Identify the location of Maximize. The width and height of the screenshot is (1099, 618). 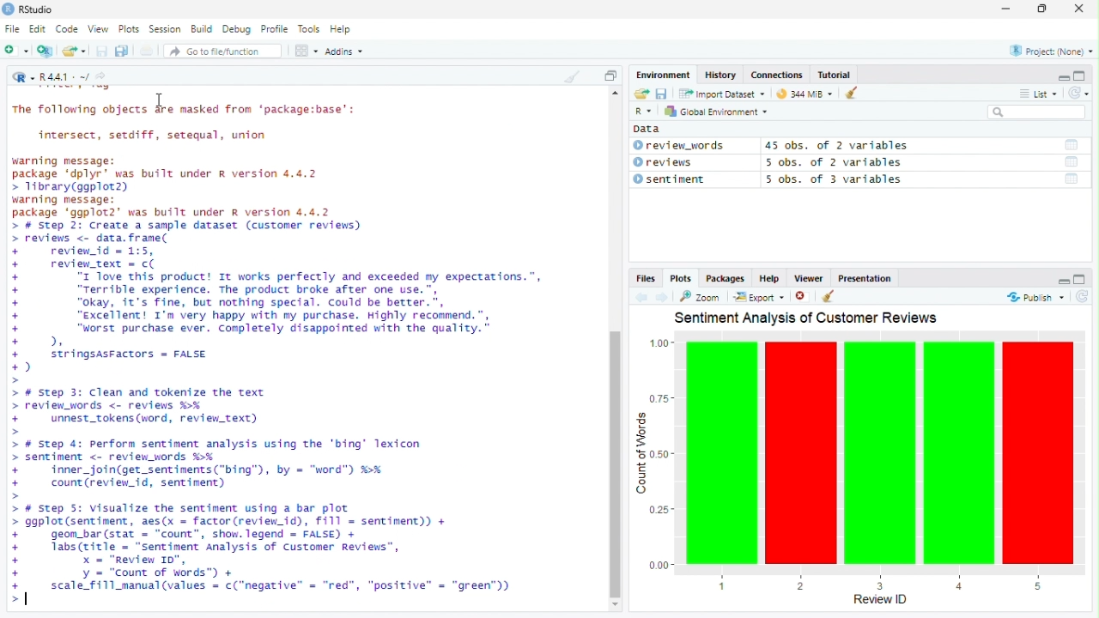
(1081, 279).